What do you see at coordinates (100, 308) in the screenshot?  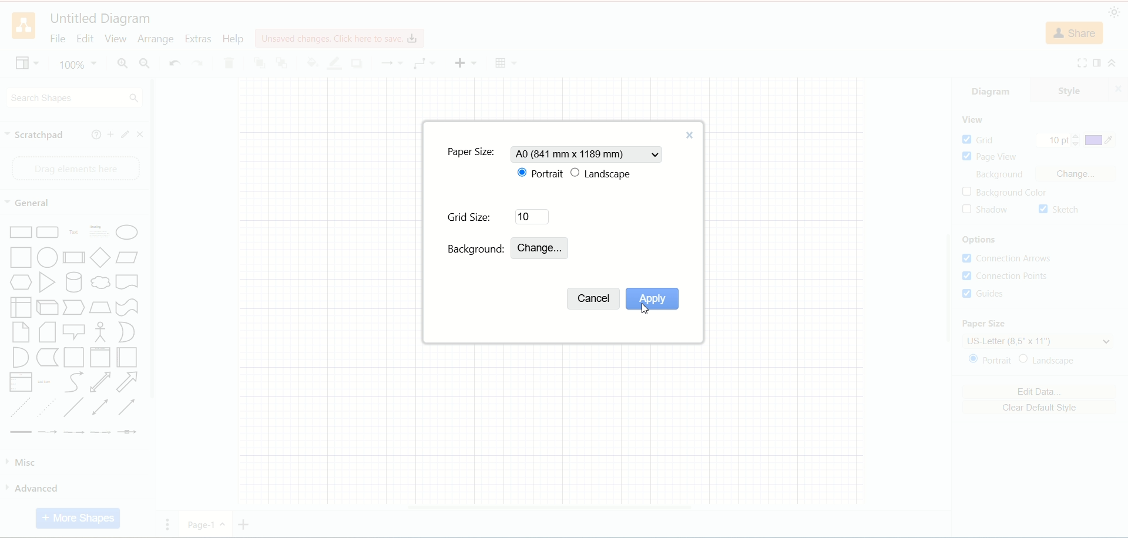 I see `Trapezoid` at bounding box center [100, 308].